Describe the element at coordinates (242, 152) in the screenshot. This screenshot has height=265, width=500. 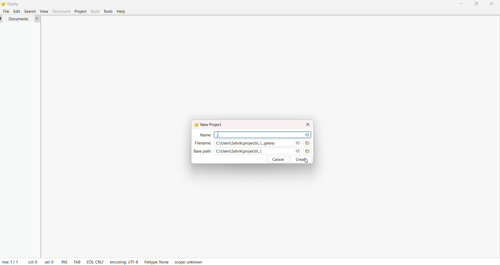
I see `C:\Users\Satvik\projects\..\` at that location.